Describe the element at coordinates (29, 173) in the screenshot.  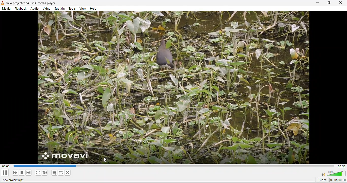
I see `next media` at that location.